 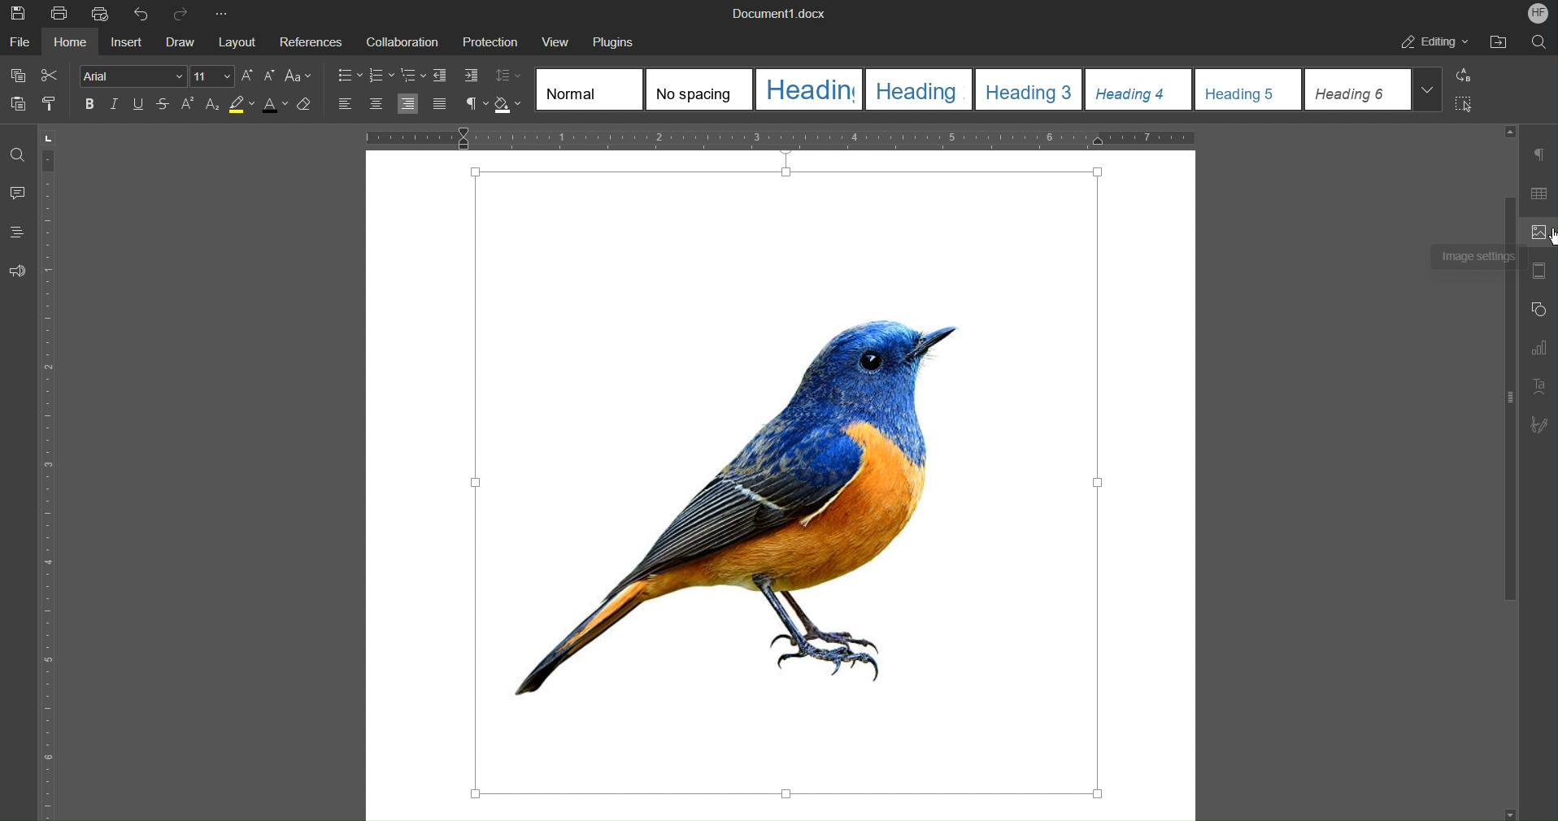 What do you see at coordinates (189, 106) in the screenshot?
I see `Superscript` at bounding box center [189, 106].